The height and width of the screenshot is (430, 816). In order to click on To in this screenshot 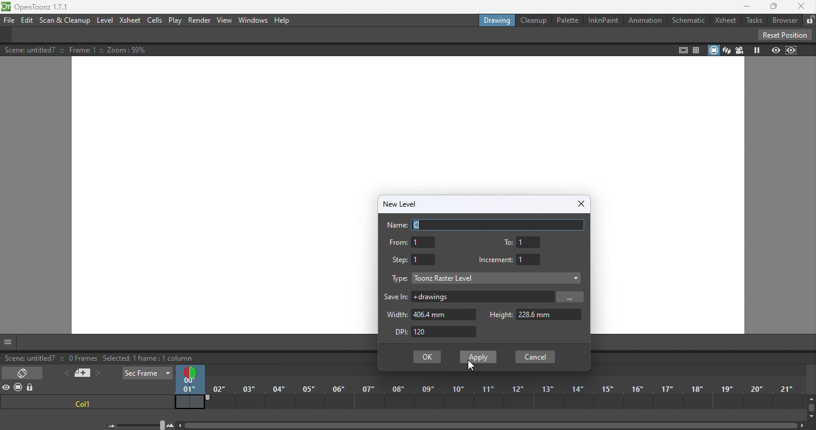, I will do `click(523, 241)`.